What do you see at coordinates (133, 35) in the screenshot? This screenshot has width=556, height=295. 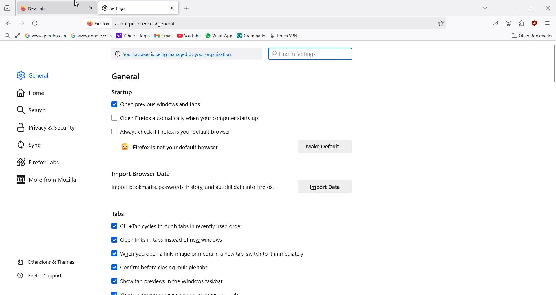 I see `Yahoo Bookmark` at bounding box center [133, 35].